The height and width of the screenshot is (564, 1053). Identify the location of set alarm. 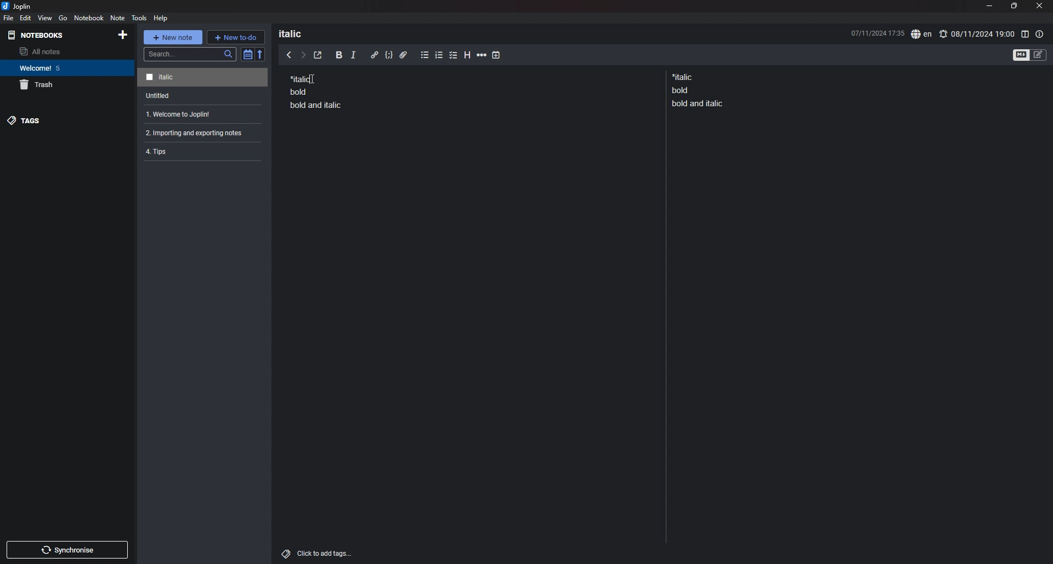
(977, 33).